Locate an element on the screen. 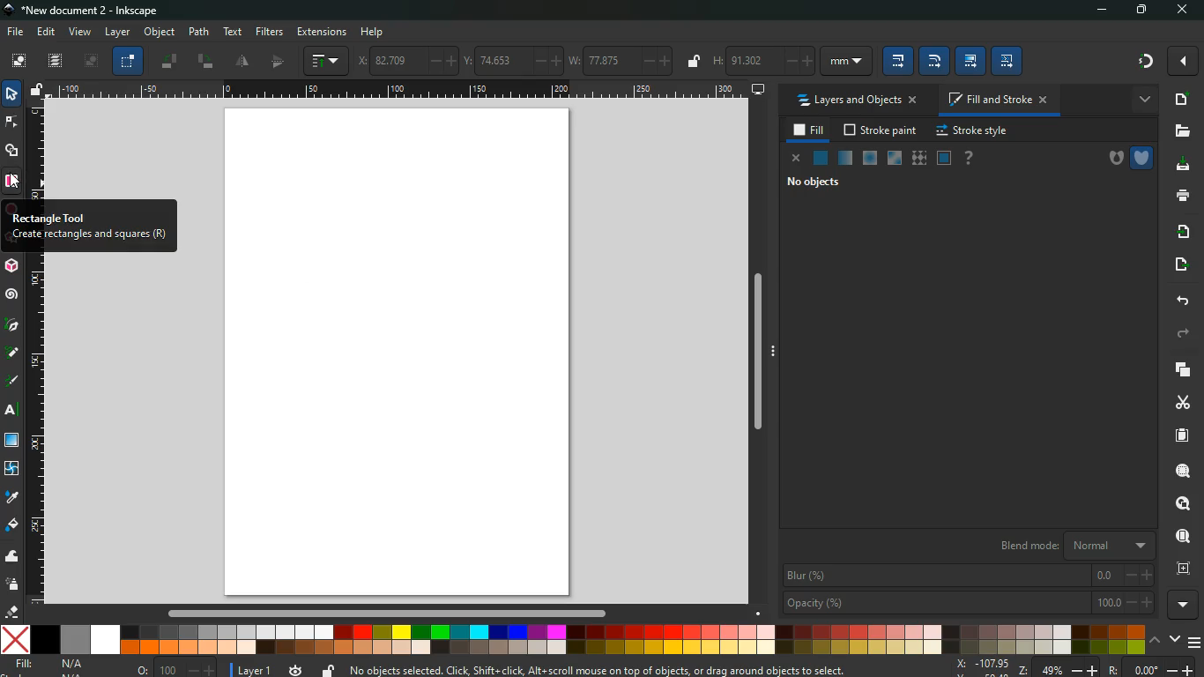  tilt is located at coordinates (169, 63).